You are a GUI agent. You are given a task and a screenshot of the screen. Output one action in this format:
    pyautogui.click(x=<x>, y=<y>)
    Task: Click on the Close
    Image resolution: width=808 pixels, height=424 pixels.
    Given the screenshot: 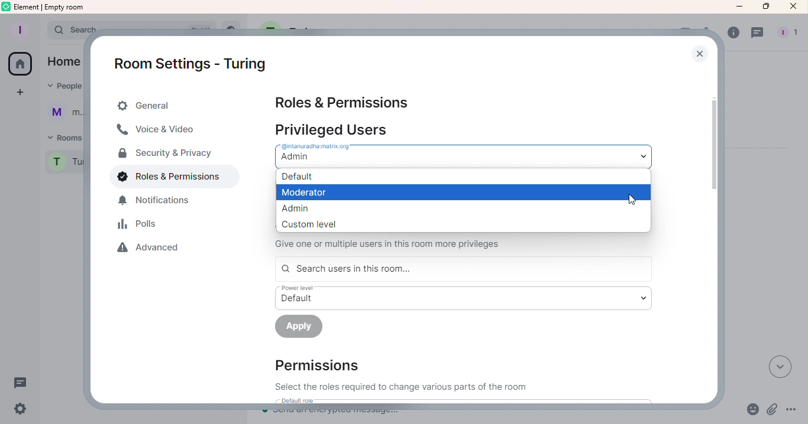 What is the action you would take?
    pyautogui.click(x=791, y=6)
    